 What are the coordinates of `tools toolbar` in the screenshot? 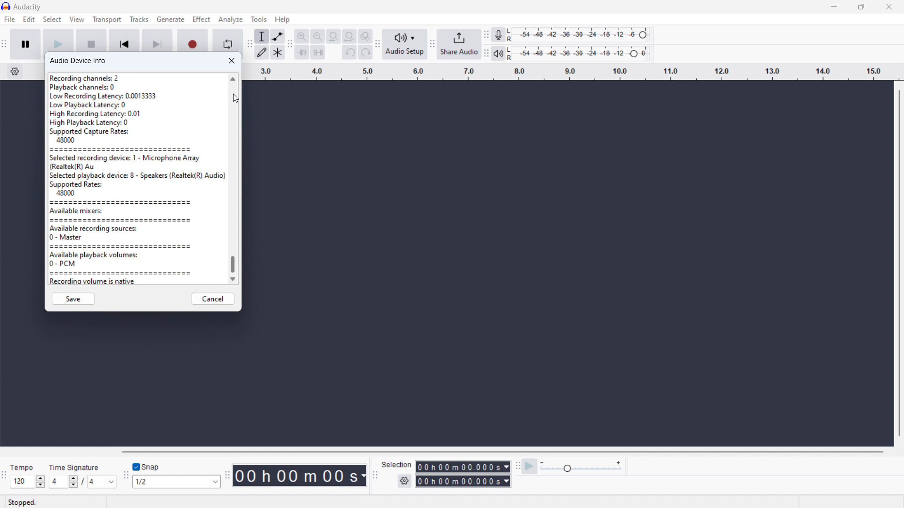 It's located at (250, 44).